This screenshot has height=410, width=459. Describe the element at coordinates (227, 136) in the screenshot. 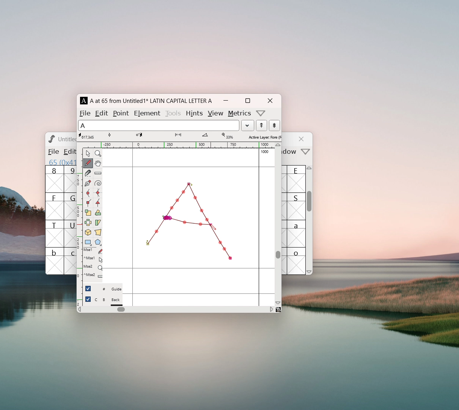

I see `level of maginification` at that location.